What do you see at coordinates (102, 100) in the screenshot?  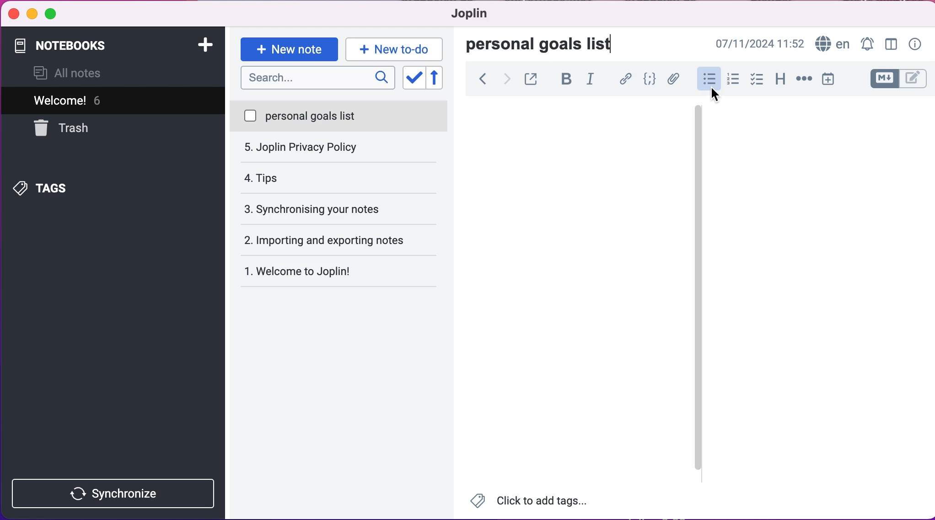 I see `welcome! 5` at bounding box center [102, 100].